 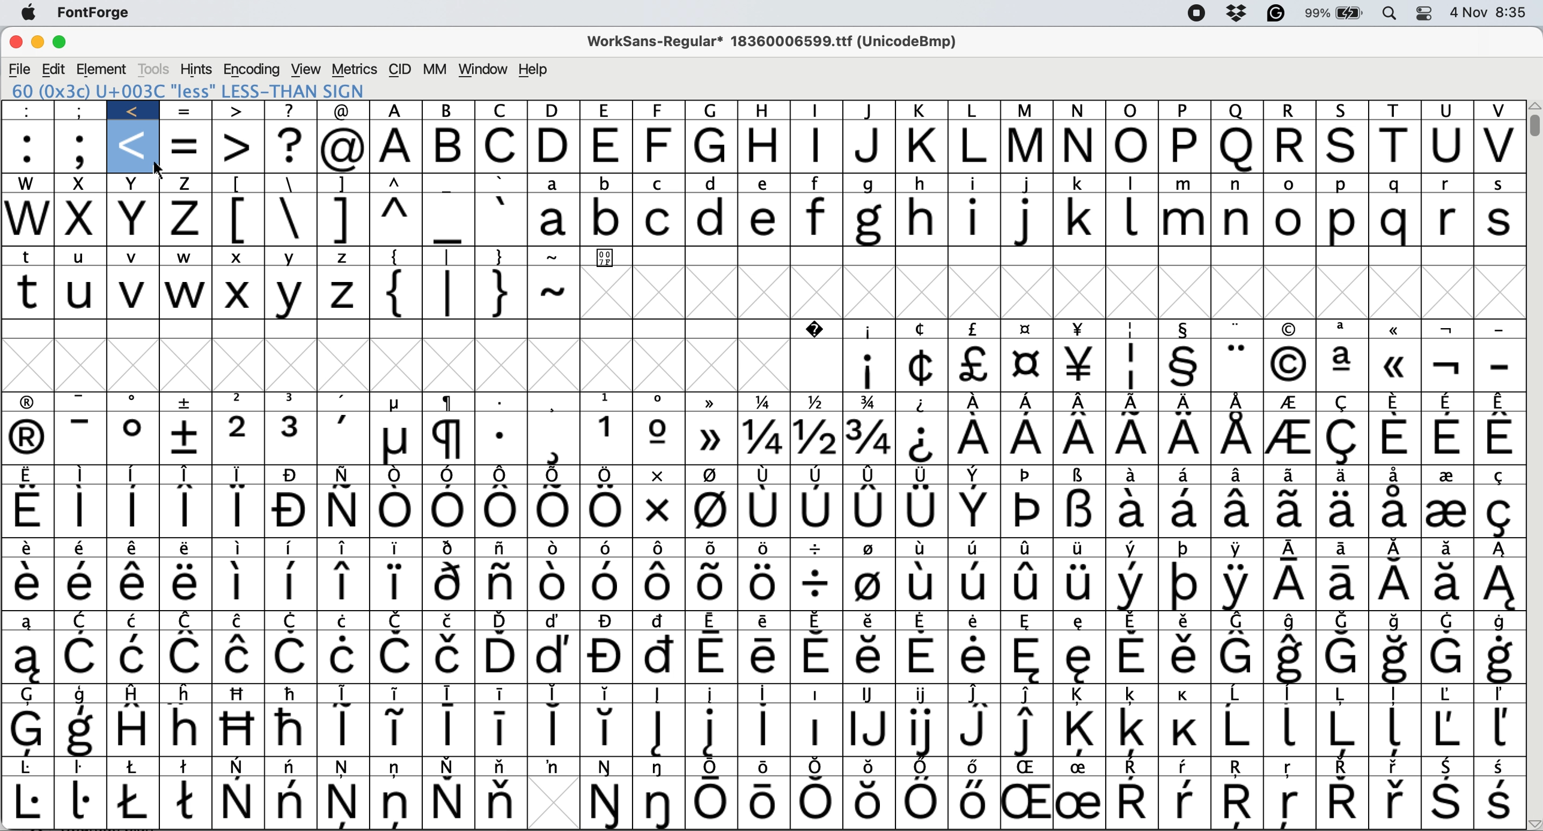 I want to click on m, so click(x=1028, y=110).